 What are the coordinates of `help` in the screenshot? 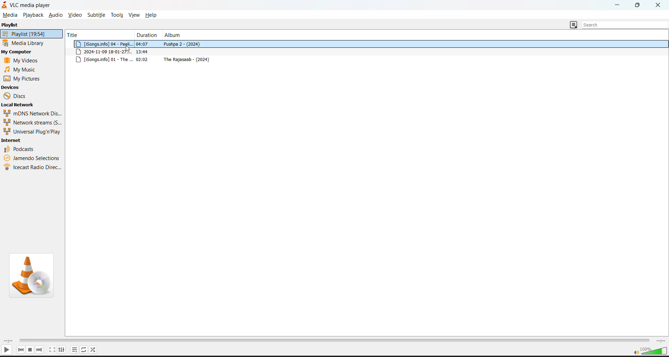 It's located at (154, 15).